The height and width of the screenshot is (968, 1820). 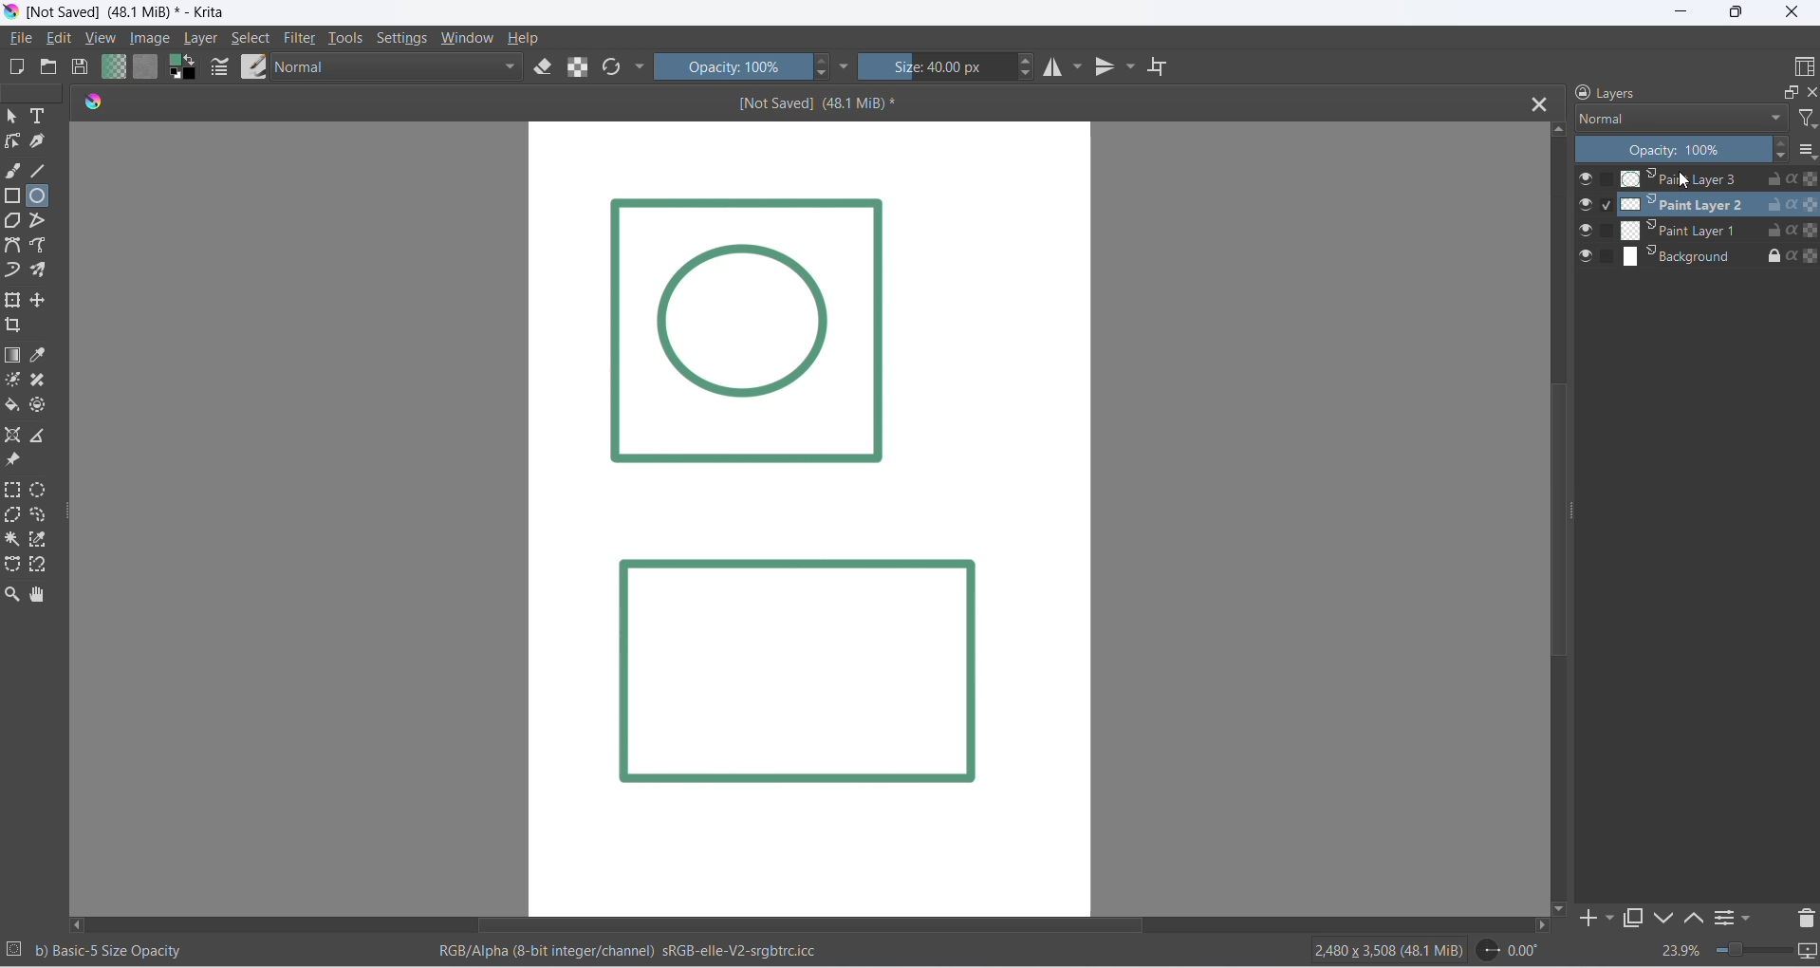 What do you see at coordinates (12, 594) in the screenshot?
I see `zoom tool` at bounding box center [12, 594].